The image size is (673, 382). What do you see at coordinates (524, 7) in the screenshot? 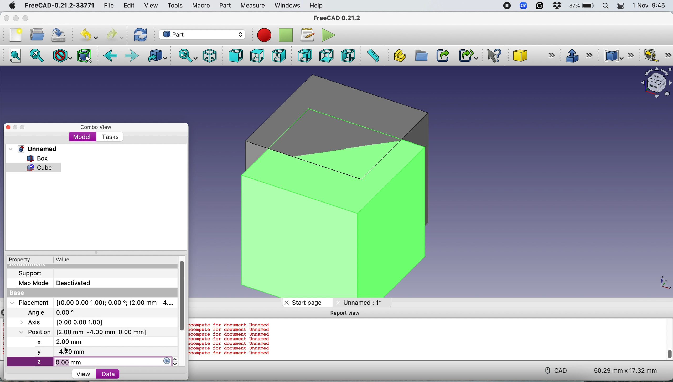
I see `Zoom` at bounding box center [524, 7].